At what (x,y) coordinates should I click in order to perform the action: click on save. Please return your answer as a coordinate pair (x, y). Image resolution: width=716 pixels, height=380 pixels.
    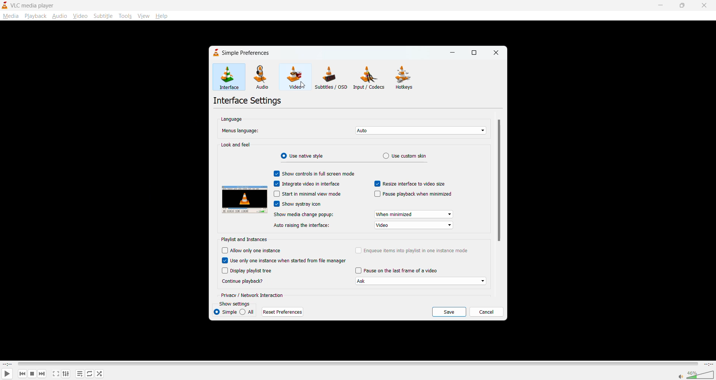
    Looking at the image, I should click on (449, 311).